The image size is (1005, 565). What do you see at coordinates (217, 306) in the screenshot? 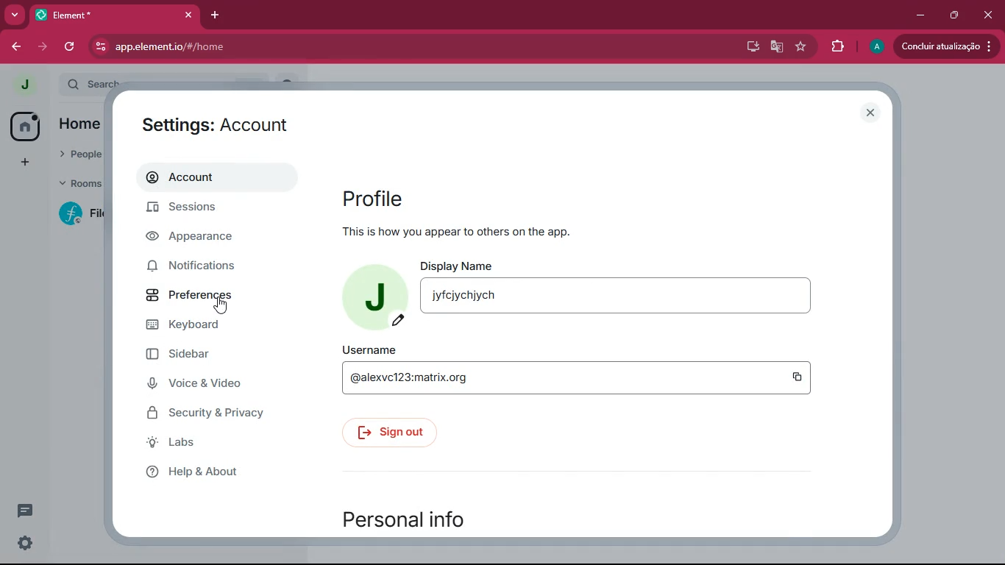
I see `cursor` at bounding box center [217, 306].